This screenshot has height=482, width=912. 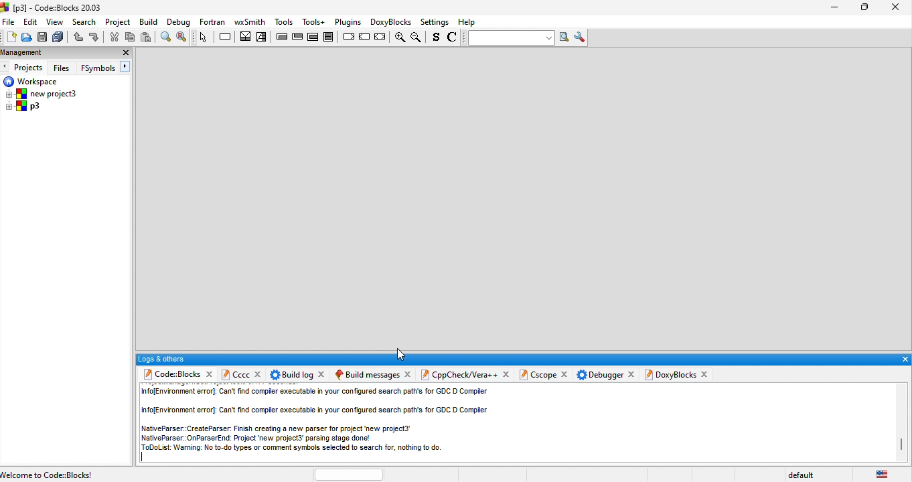 I want to click on block instruction, so click(x=331, y=37).